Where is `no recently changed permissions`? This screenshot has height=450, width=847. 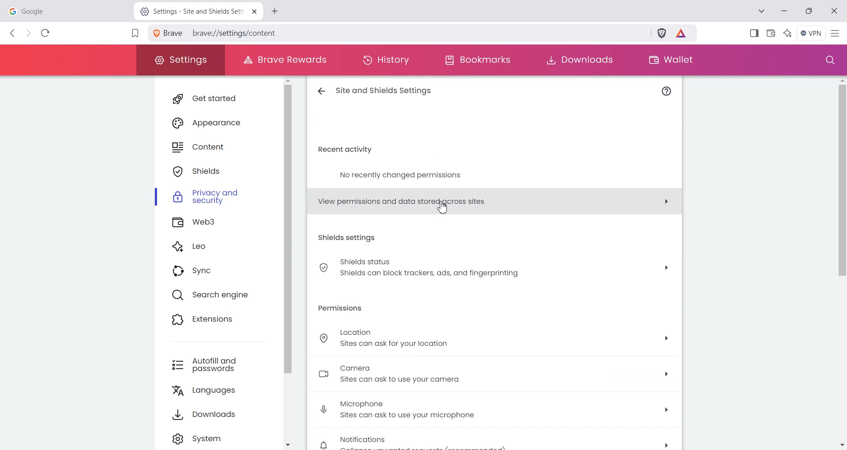 no recently changed permissions is located at coordinates (408, 175).